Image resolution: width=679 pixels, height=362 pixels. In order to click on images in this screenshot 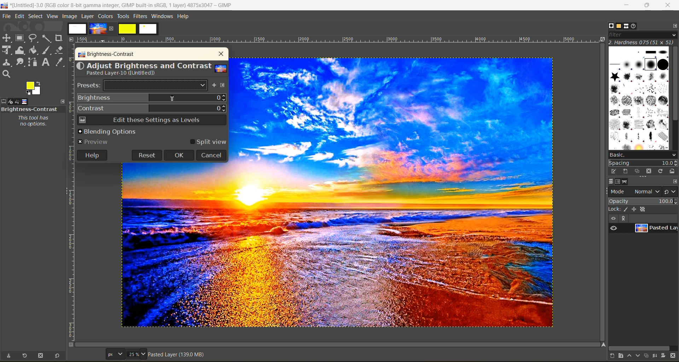, I will do `click(112, 29)`.